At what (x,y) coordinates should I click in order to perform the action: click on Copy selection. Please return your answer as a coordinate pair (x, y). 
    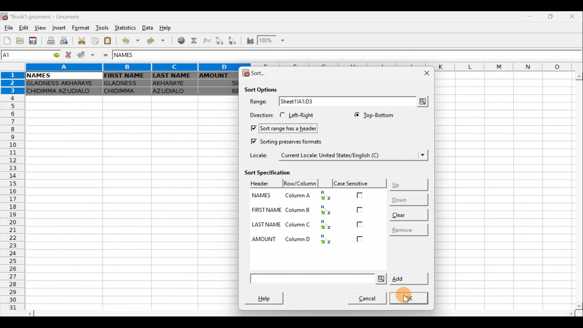
    Looking at the image, I should click on (95, 41).